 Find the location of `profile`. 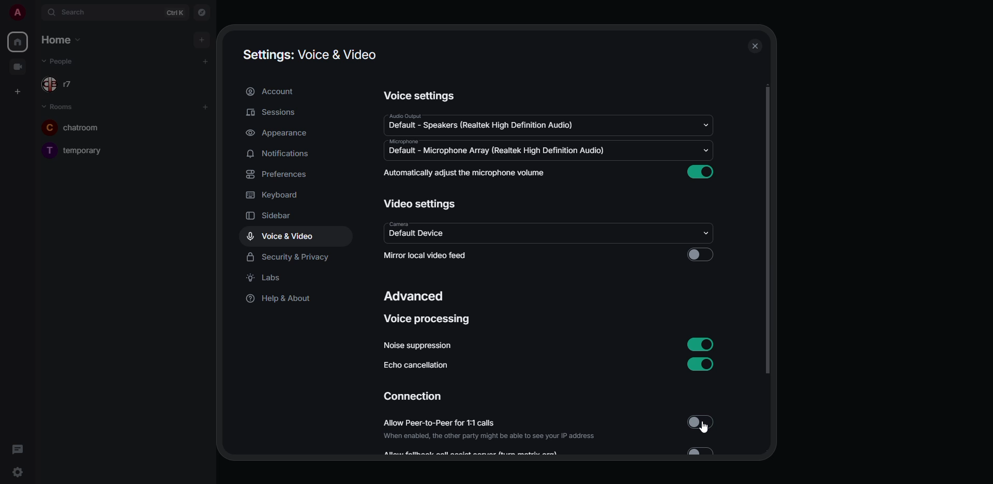

profile is located at coordinates (18, 12).